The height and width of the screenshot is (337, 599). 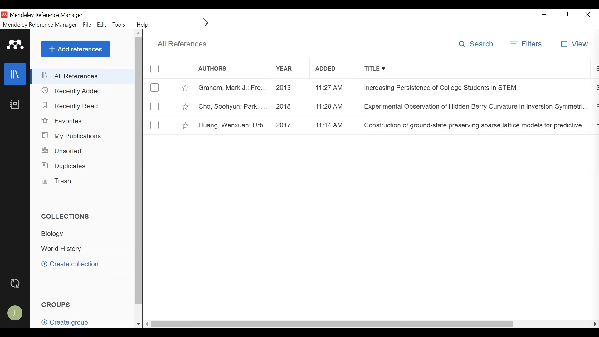 I want to click on View, so click(x=574, y=44).